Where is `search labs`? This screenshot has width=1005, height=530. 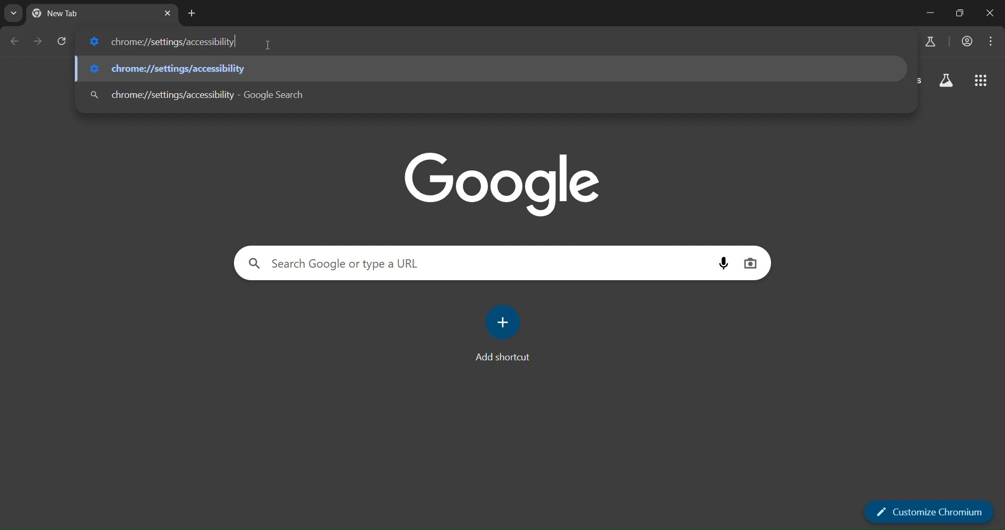
search labs is located at coordinates (930, 42).